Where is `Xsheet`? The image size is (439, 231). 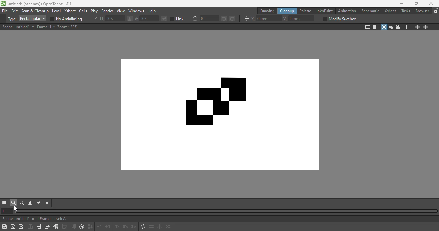 Xsheet is located at coordinates (389, 12).